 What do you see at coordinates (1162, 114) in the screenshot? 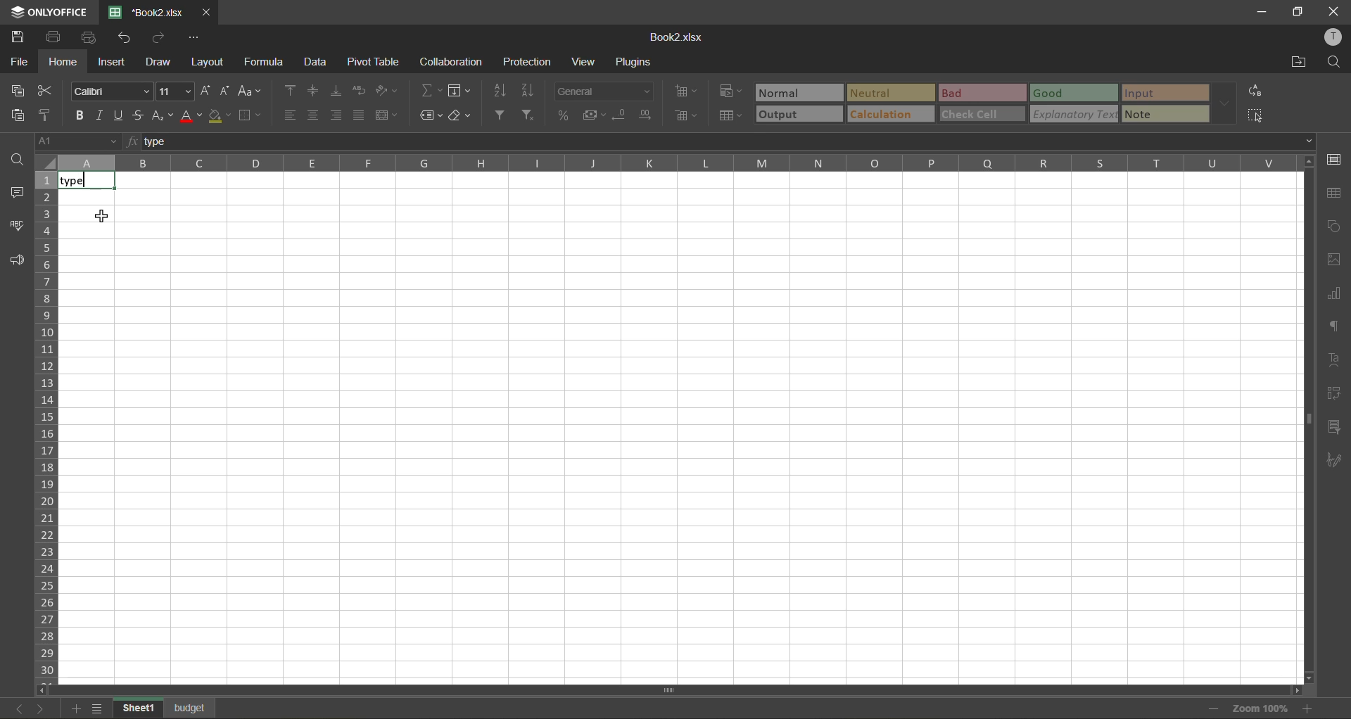
I see `note` at bounding box center [1162, 114].